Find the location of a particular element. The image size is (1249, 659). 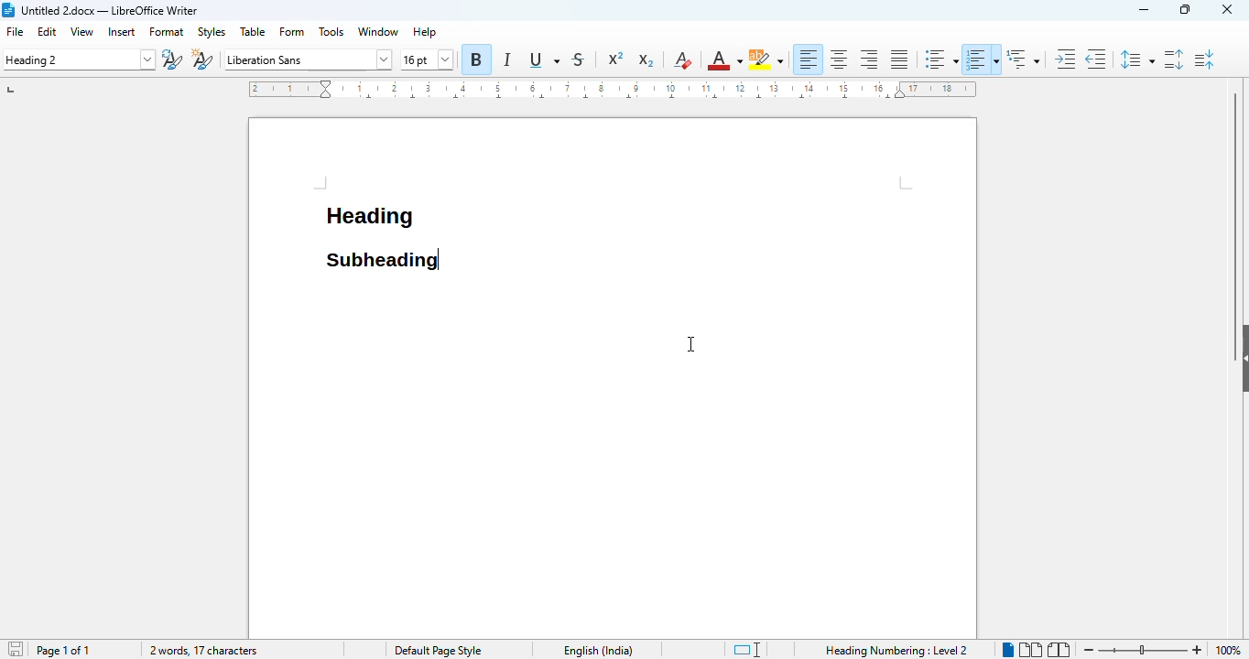

decrease paragraph spacing is located at coordinates (1205, 59).